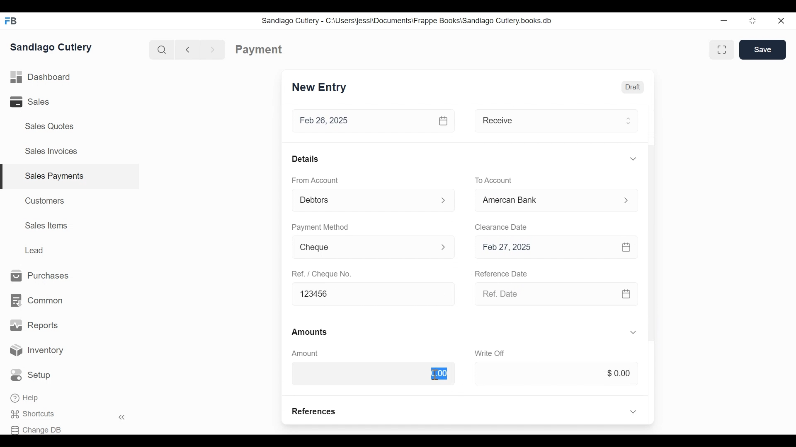 This screenshot has width=796, height=447. What do you see at coordinates (626, 200) in the screenshot?
I see `Expand` at bounding box center [626, 200].